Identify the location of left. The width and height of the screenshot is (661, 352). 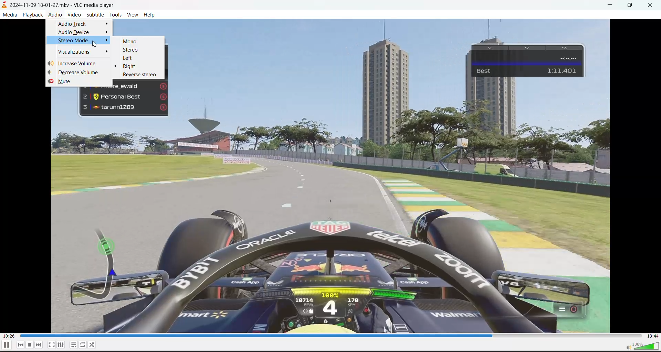
(128, 58).